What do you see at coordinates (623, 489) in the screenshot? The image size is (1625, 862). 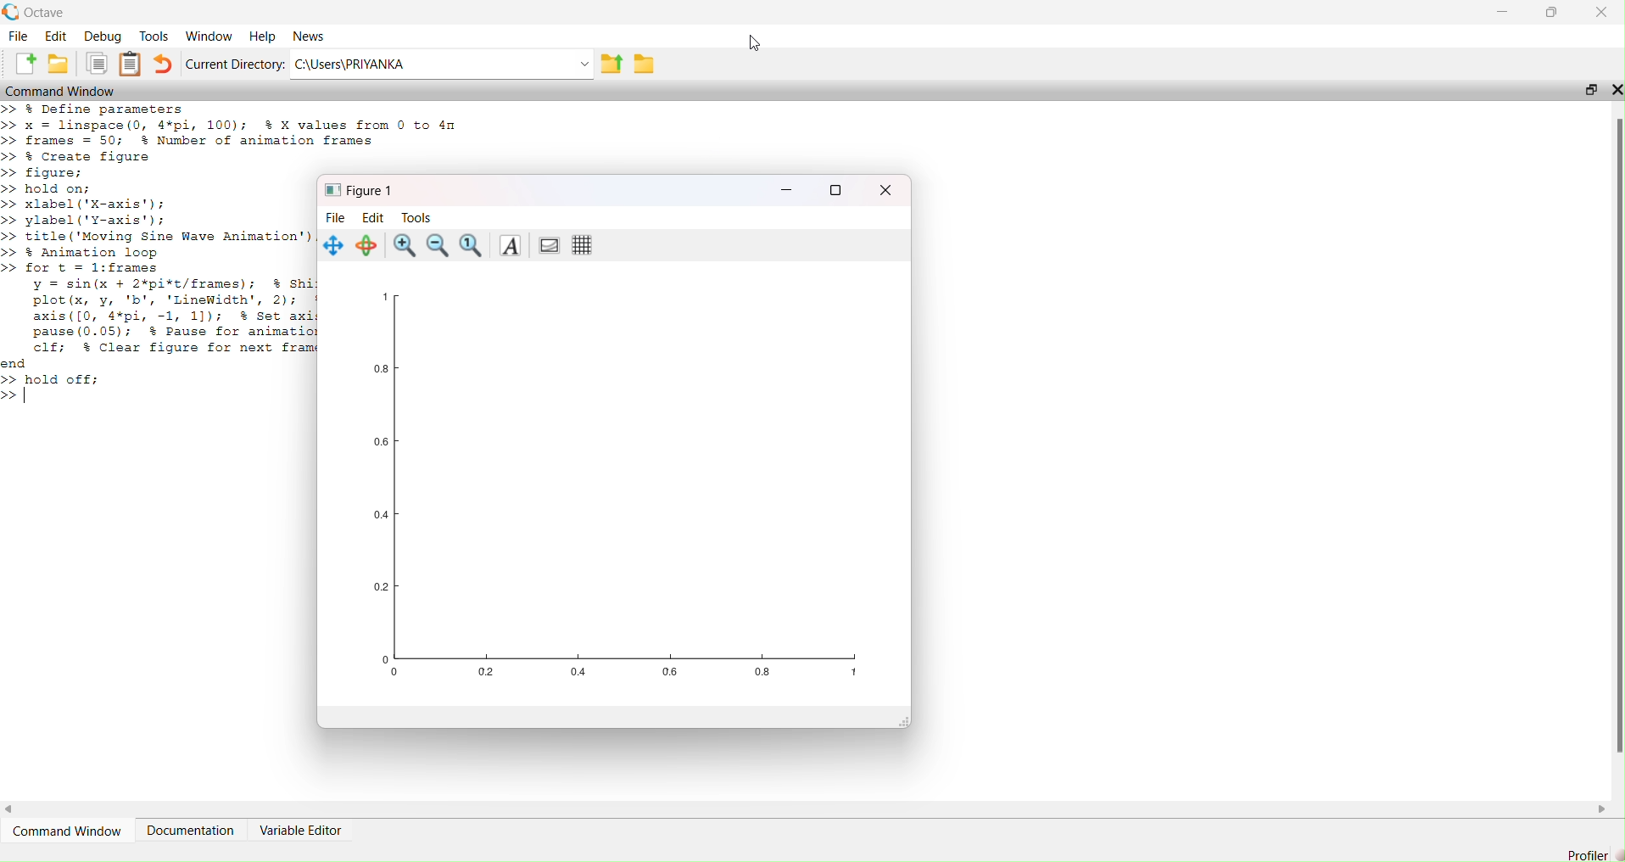 I see `graph` at bounding box center [623, 489].